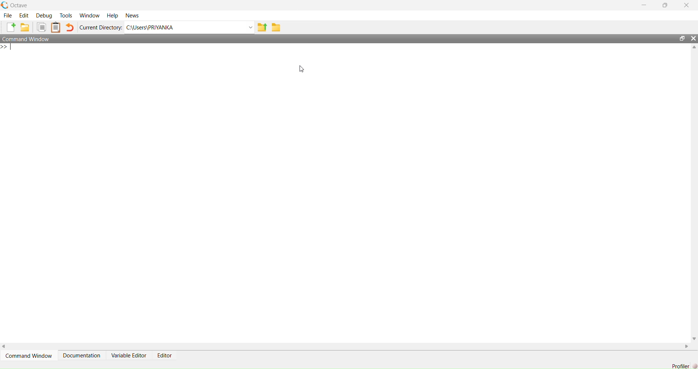 This screenshot has width=698, height=369. What do you see at coordinates (28, 355) in the screenshot?
I see `Command Window` at bounding box center [28, 355].